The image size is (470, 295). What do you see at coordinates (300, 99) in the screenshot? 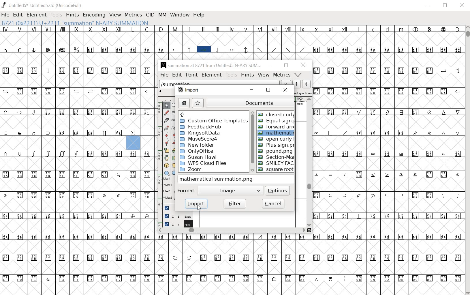
I see `ruler` at bounding box center [300, 99].